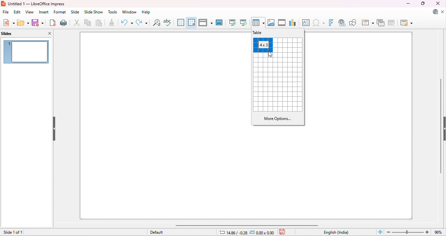 The image size is (446, 236). What do you see at coordinates (422, 4) in the screenshot?
I see `maximize` at bounding box center [422, 4].